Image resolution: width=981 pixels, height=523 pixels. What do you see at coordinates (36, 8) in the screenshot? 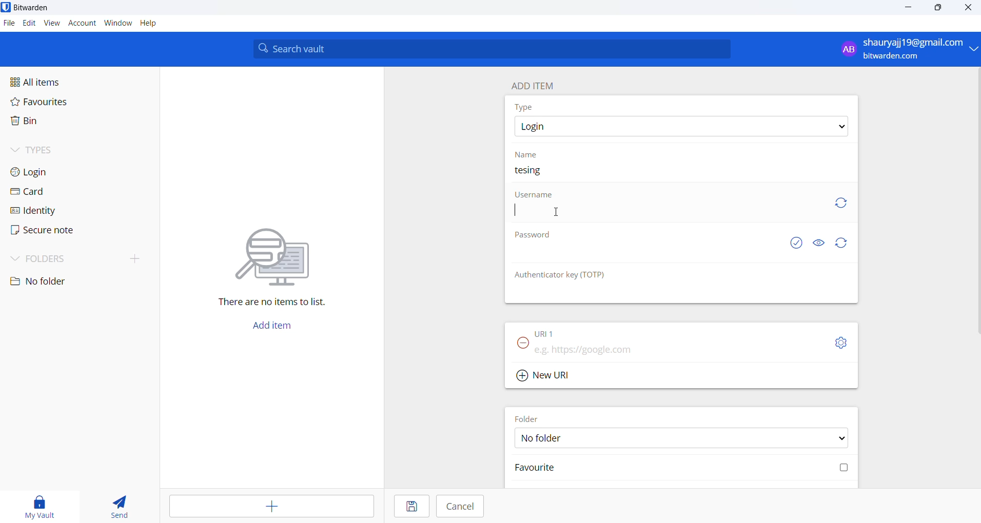
I see `application name` at bounding box center [36, 8].